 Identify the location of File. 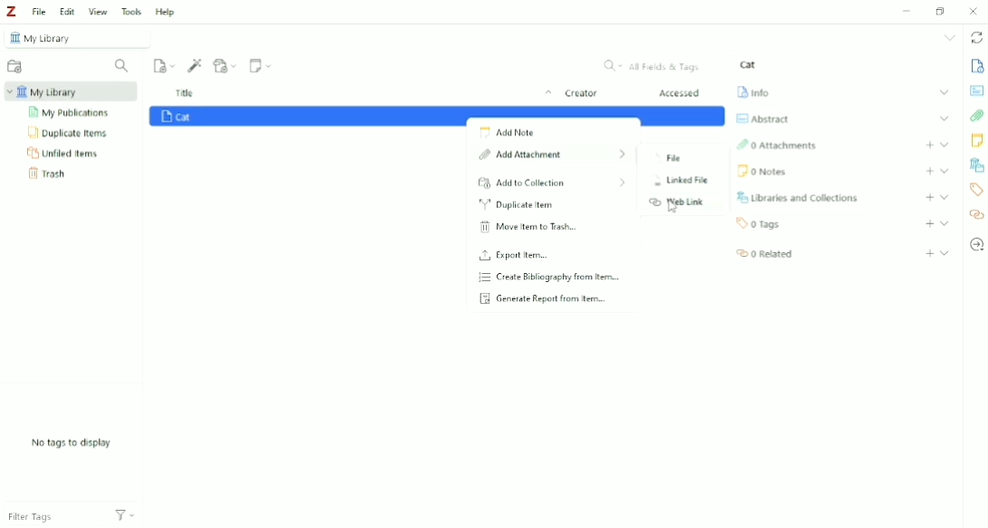
(669, 159).